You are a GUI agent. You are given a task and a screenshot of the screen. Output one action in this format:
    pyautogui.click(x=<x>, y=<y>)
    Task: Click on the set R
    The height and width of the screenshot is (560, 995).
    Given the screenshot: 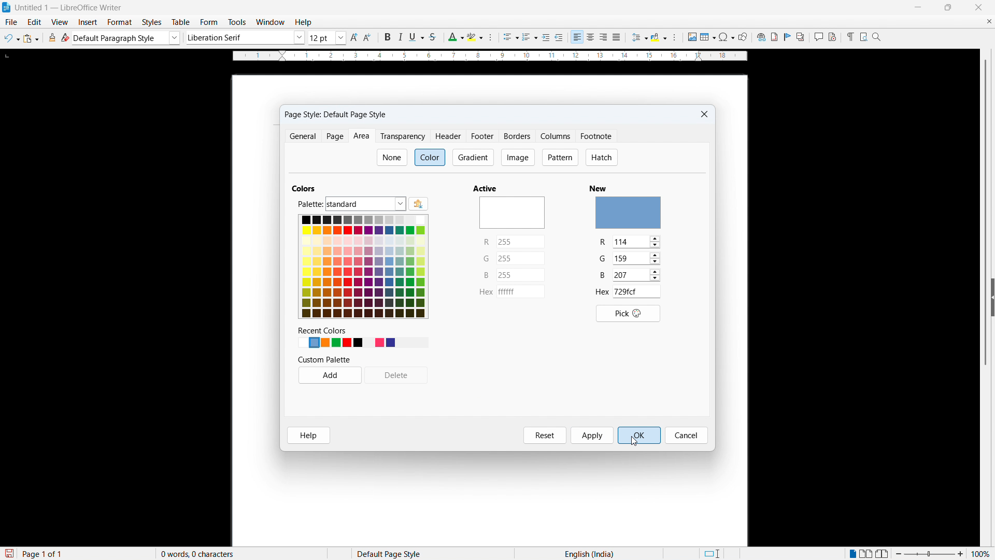 What is the action you would take?
    pyautogui.click(x=520, y=242)
    